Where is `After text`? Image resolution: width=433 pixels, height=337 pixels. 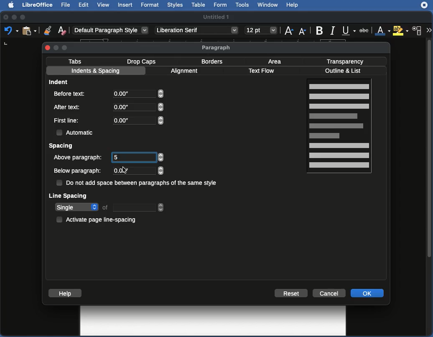
After text is located at coordinates (69, 107).